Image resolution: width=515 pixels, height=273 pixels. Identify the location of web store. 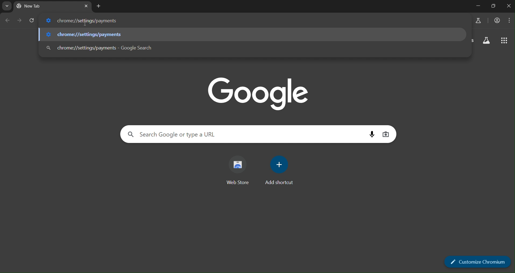
(238, 170).